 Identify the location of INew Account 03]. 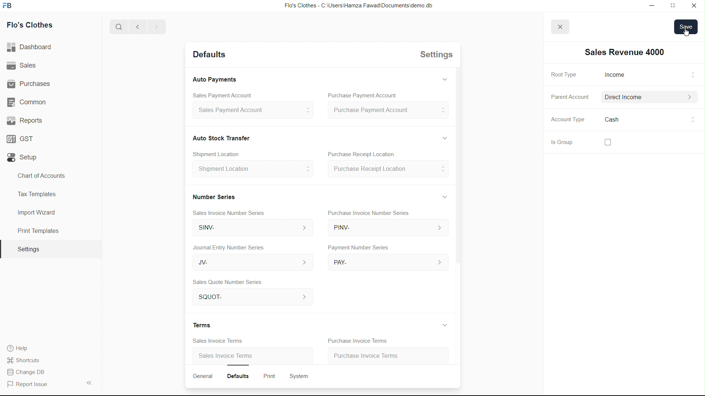
(625, 52).